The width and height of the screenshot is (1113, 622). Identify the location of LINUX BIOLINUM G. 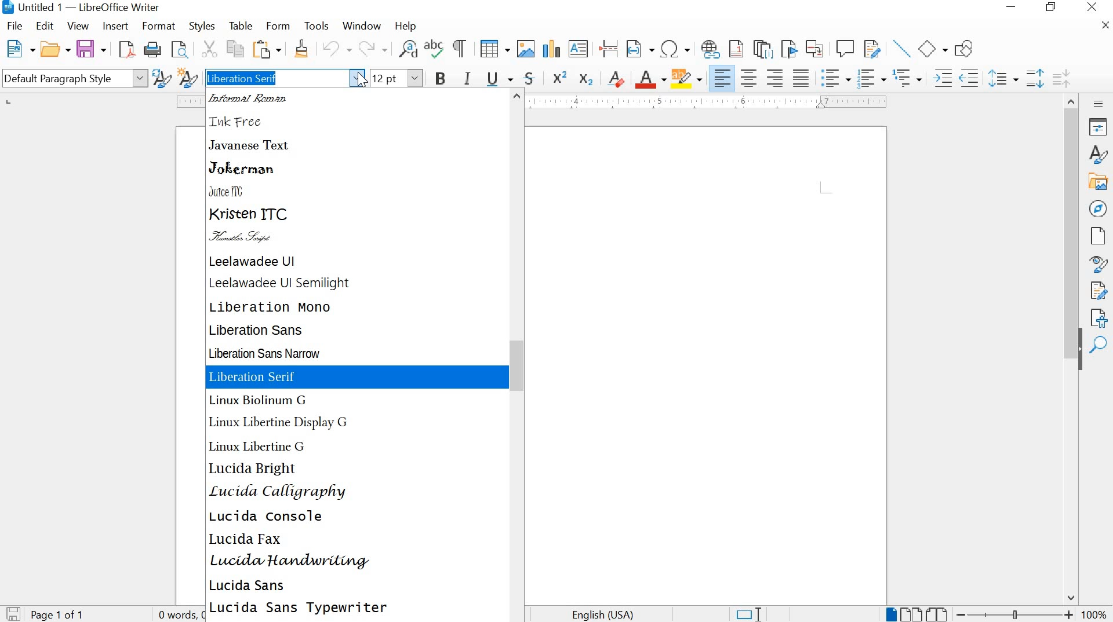
(258, 401).